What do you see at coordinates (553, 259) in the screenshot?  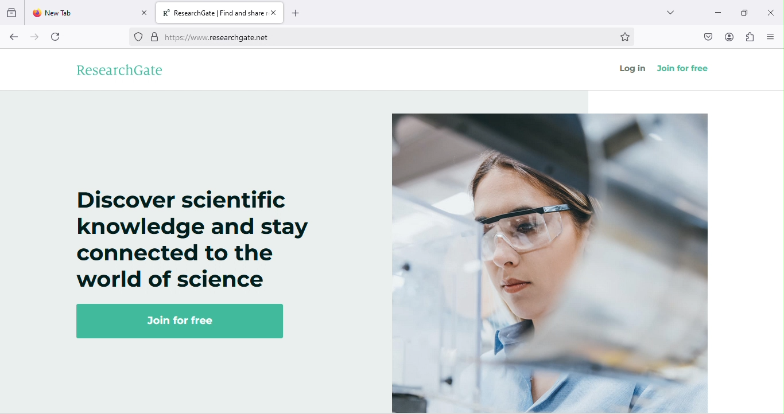 I see `image` at bounding box center [553, 259].